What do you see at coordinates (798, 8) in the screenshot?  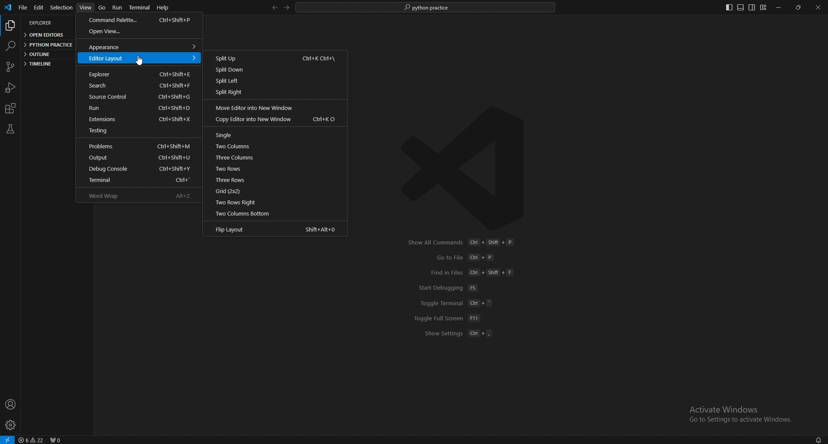 I see `resize` at bounding box center [798, 8].